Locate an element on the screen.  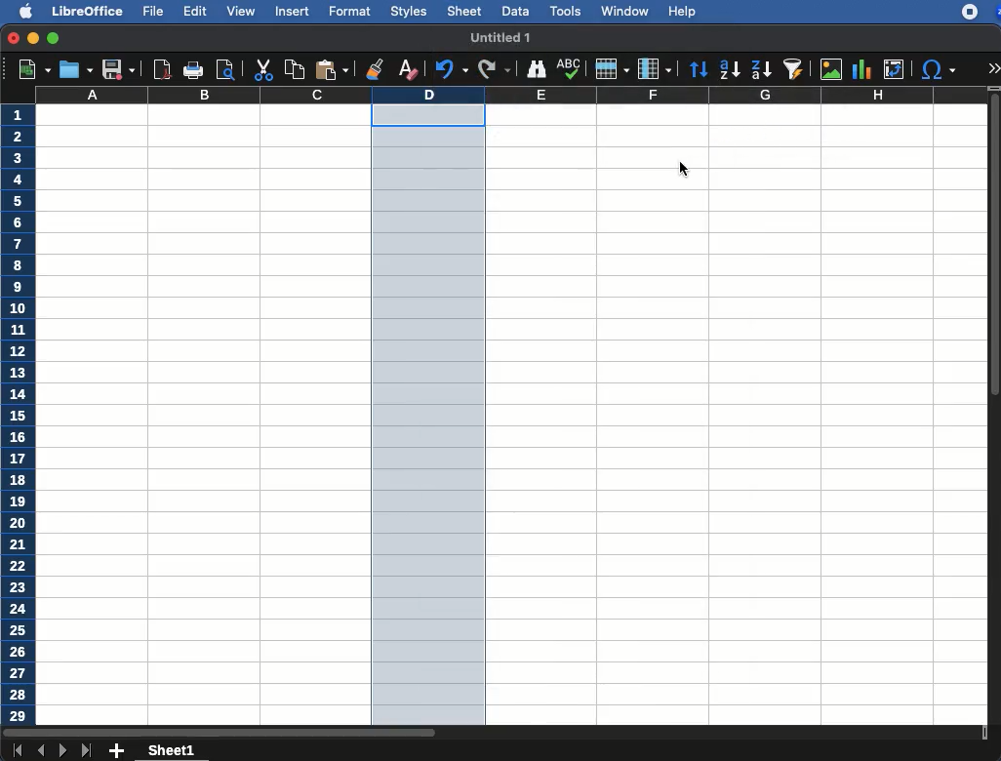
next sheet is located at coordinates (61, 752).